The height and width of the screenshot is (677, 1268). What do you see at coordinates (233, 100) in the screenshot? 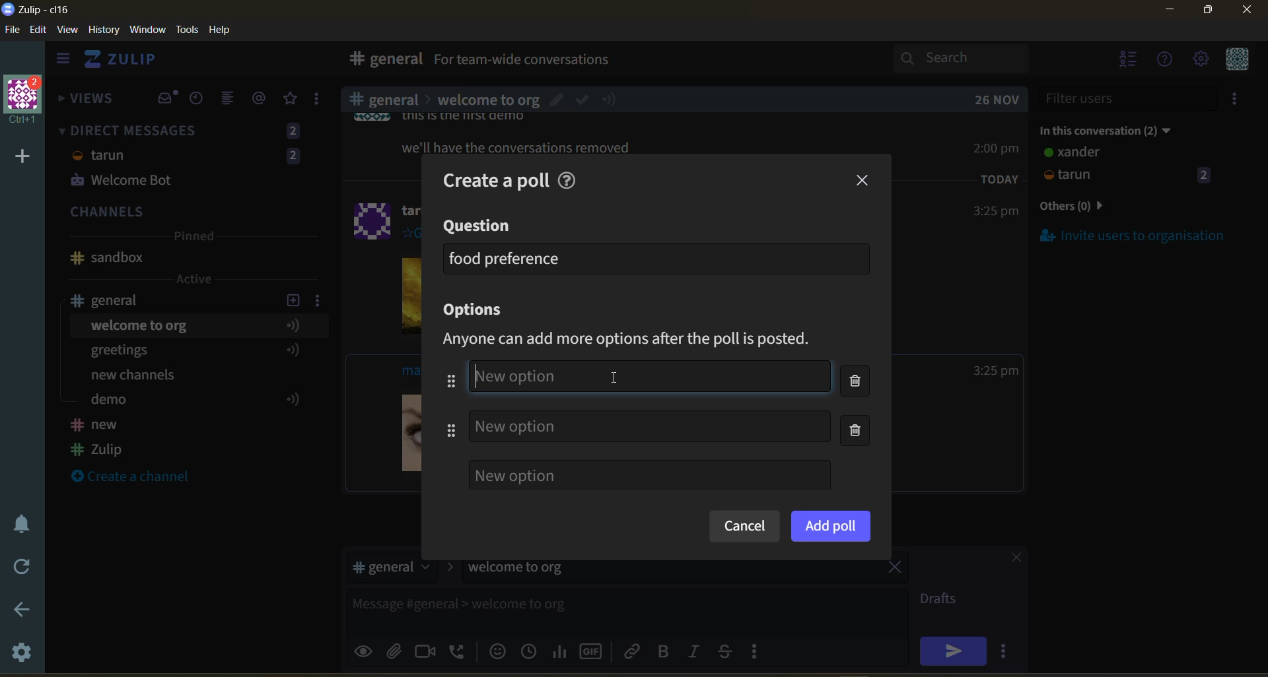
I see `combined feed` at bounding box center [233, 100].